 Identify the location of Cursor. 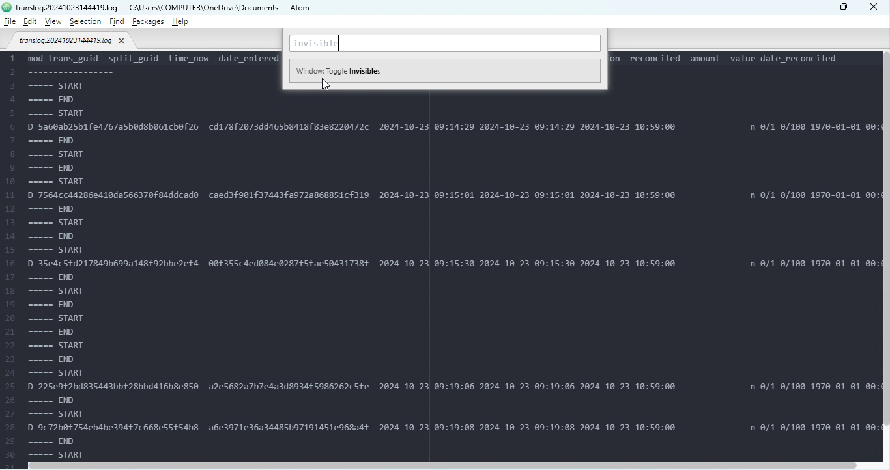
(324, 85).